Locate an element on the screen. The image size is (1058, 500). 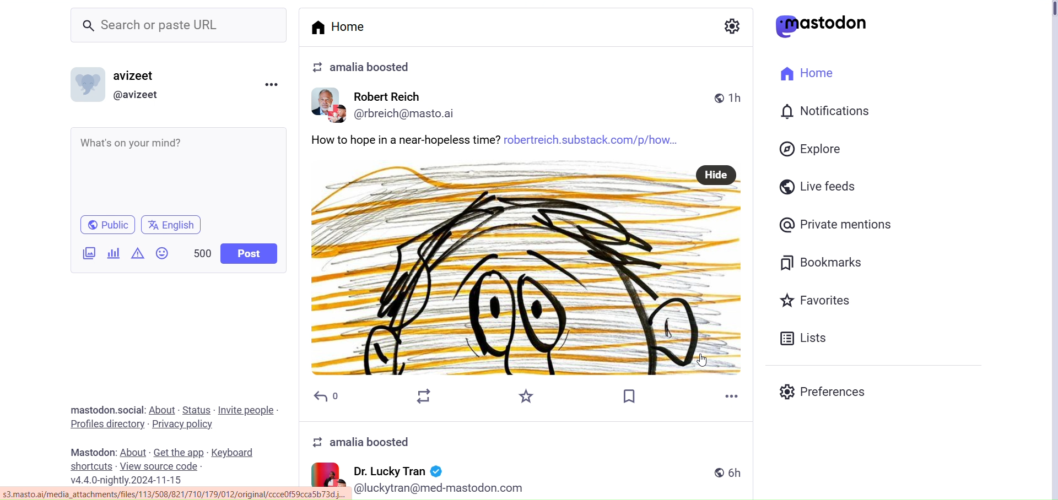
Add Poll is located at coordinates (112, 253).